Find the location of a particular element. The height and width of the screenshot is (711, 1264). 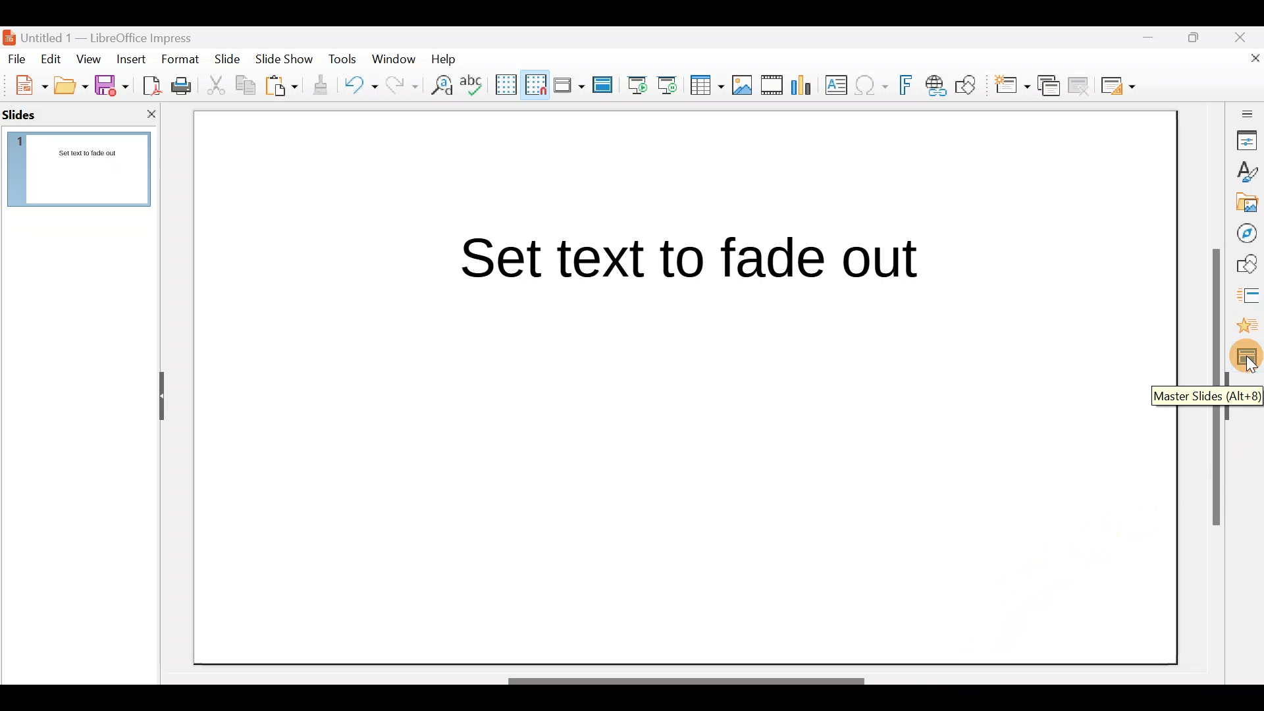

File is located at coordinates (17, 58).